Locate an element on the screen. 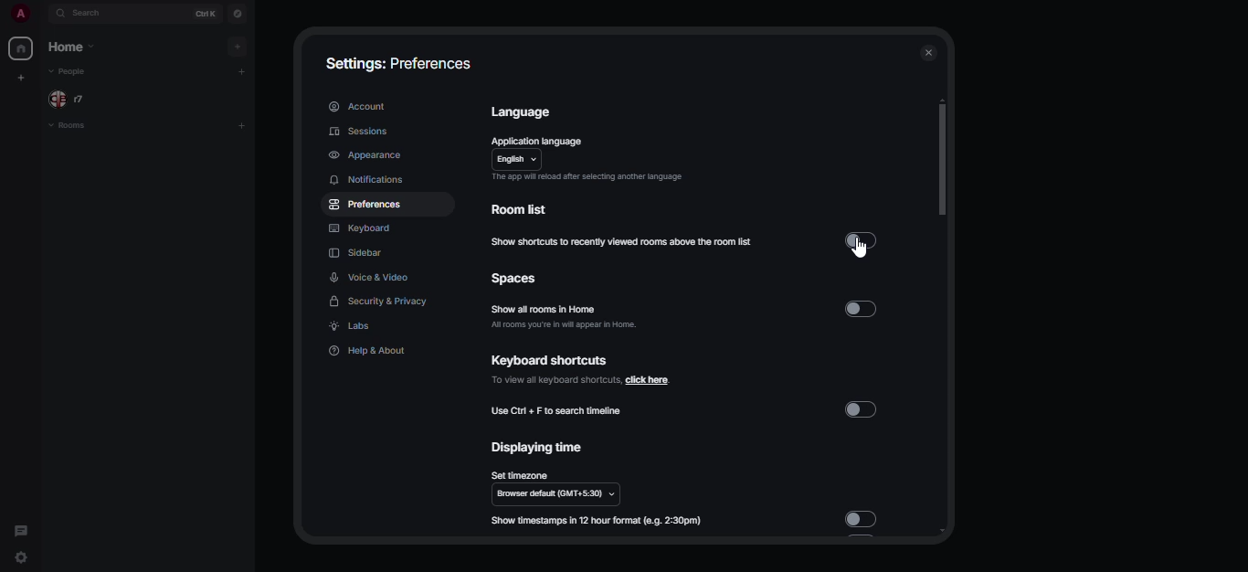 This screenshot has width=1248, height=572. click here is located at coordinates (582, 382).